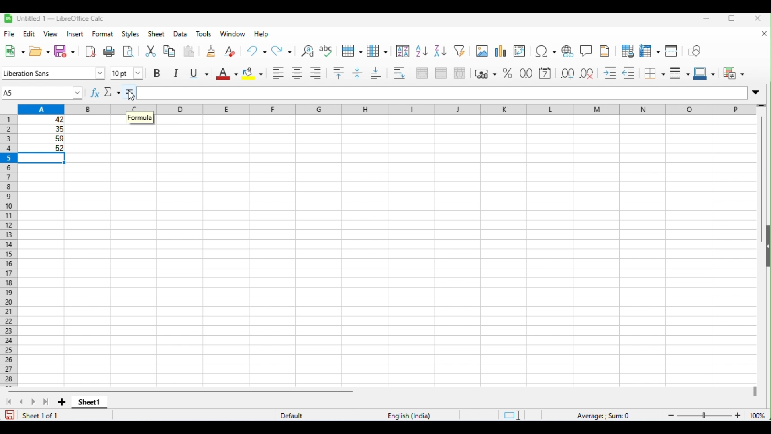 The width and height of the screenshot is (771, 434). What do you see at coordinates (253, 73) in the screenshot?
I see `background color` at bounding box center [253, 73].